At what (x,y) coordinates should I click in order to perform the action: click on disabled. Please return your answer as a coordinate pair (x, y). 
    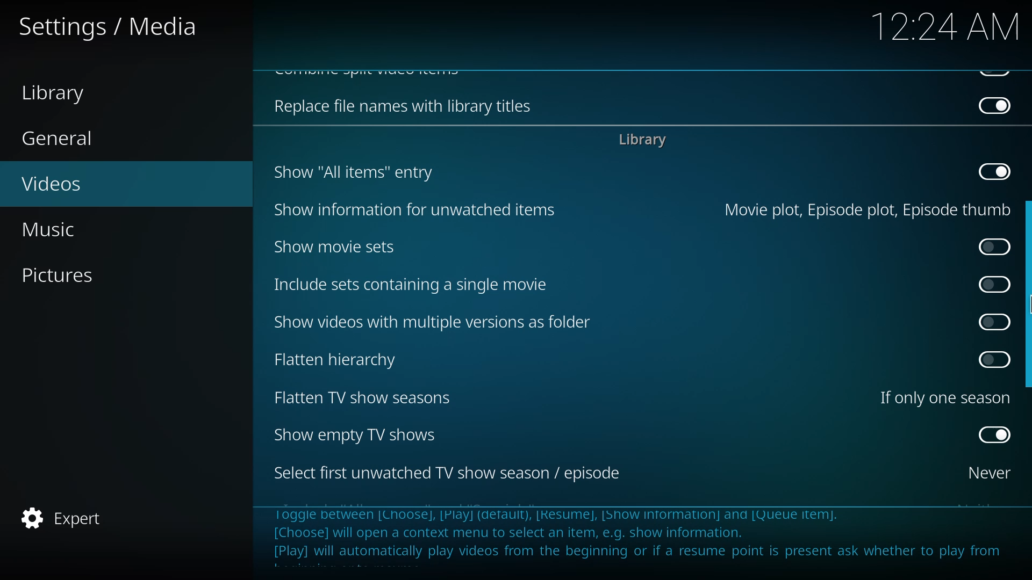
    Looking at the image, I should click on (995, 171).